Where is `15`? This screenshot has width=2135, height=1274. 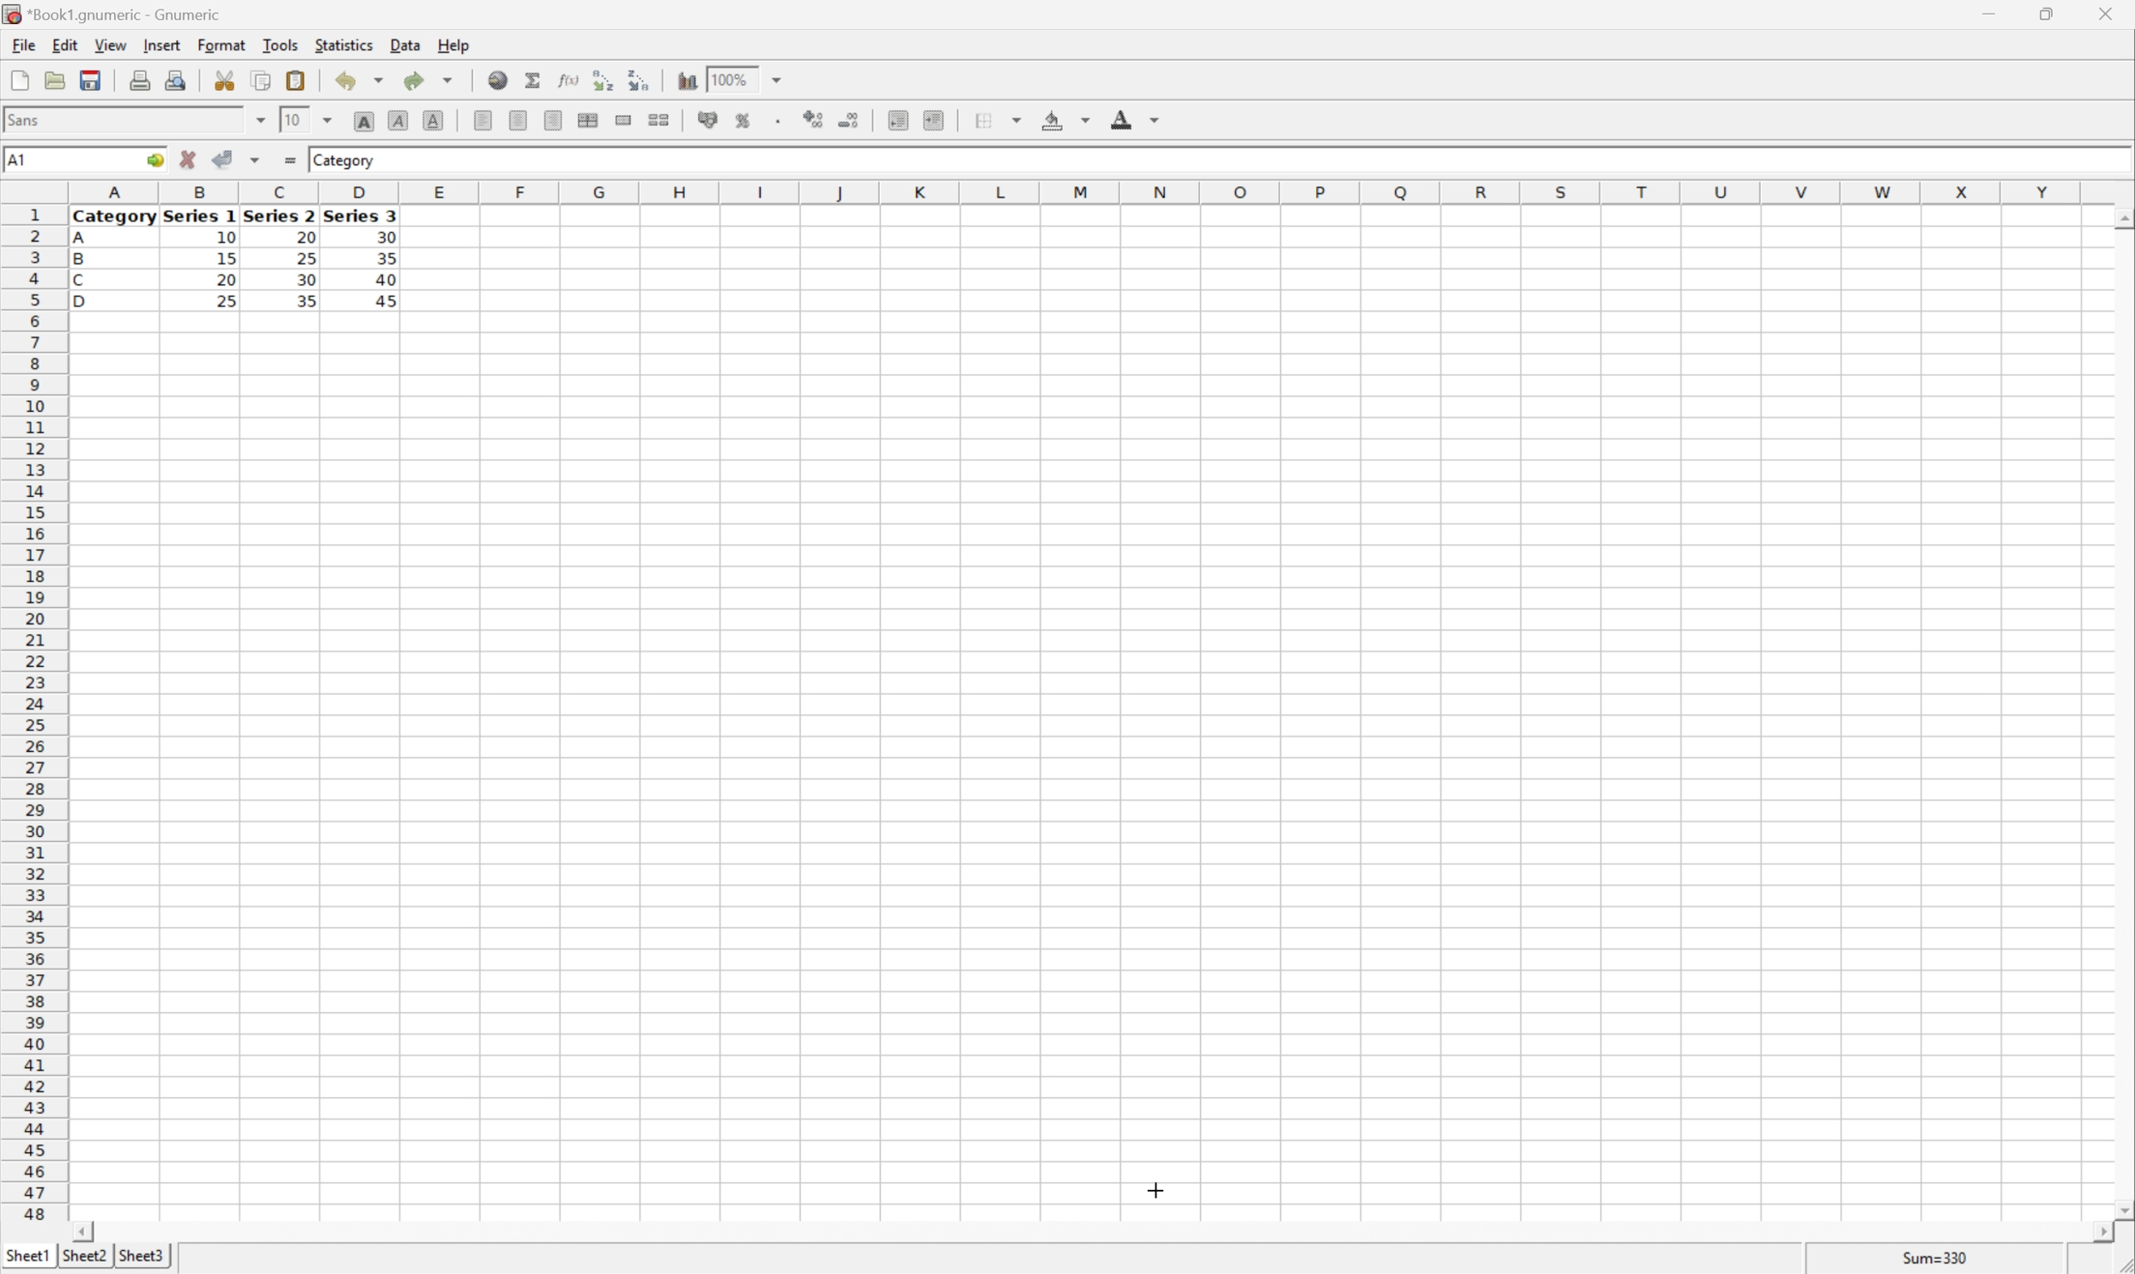
15 is located at coordinates (227, 258).